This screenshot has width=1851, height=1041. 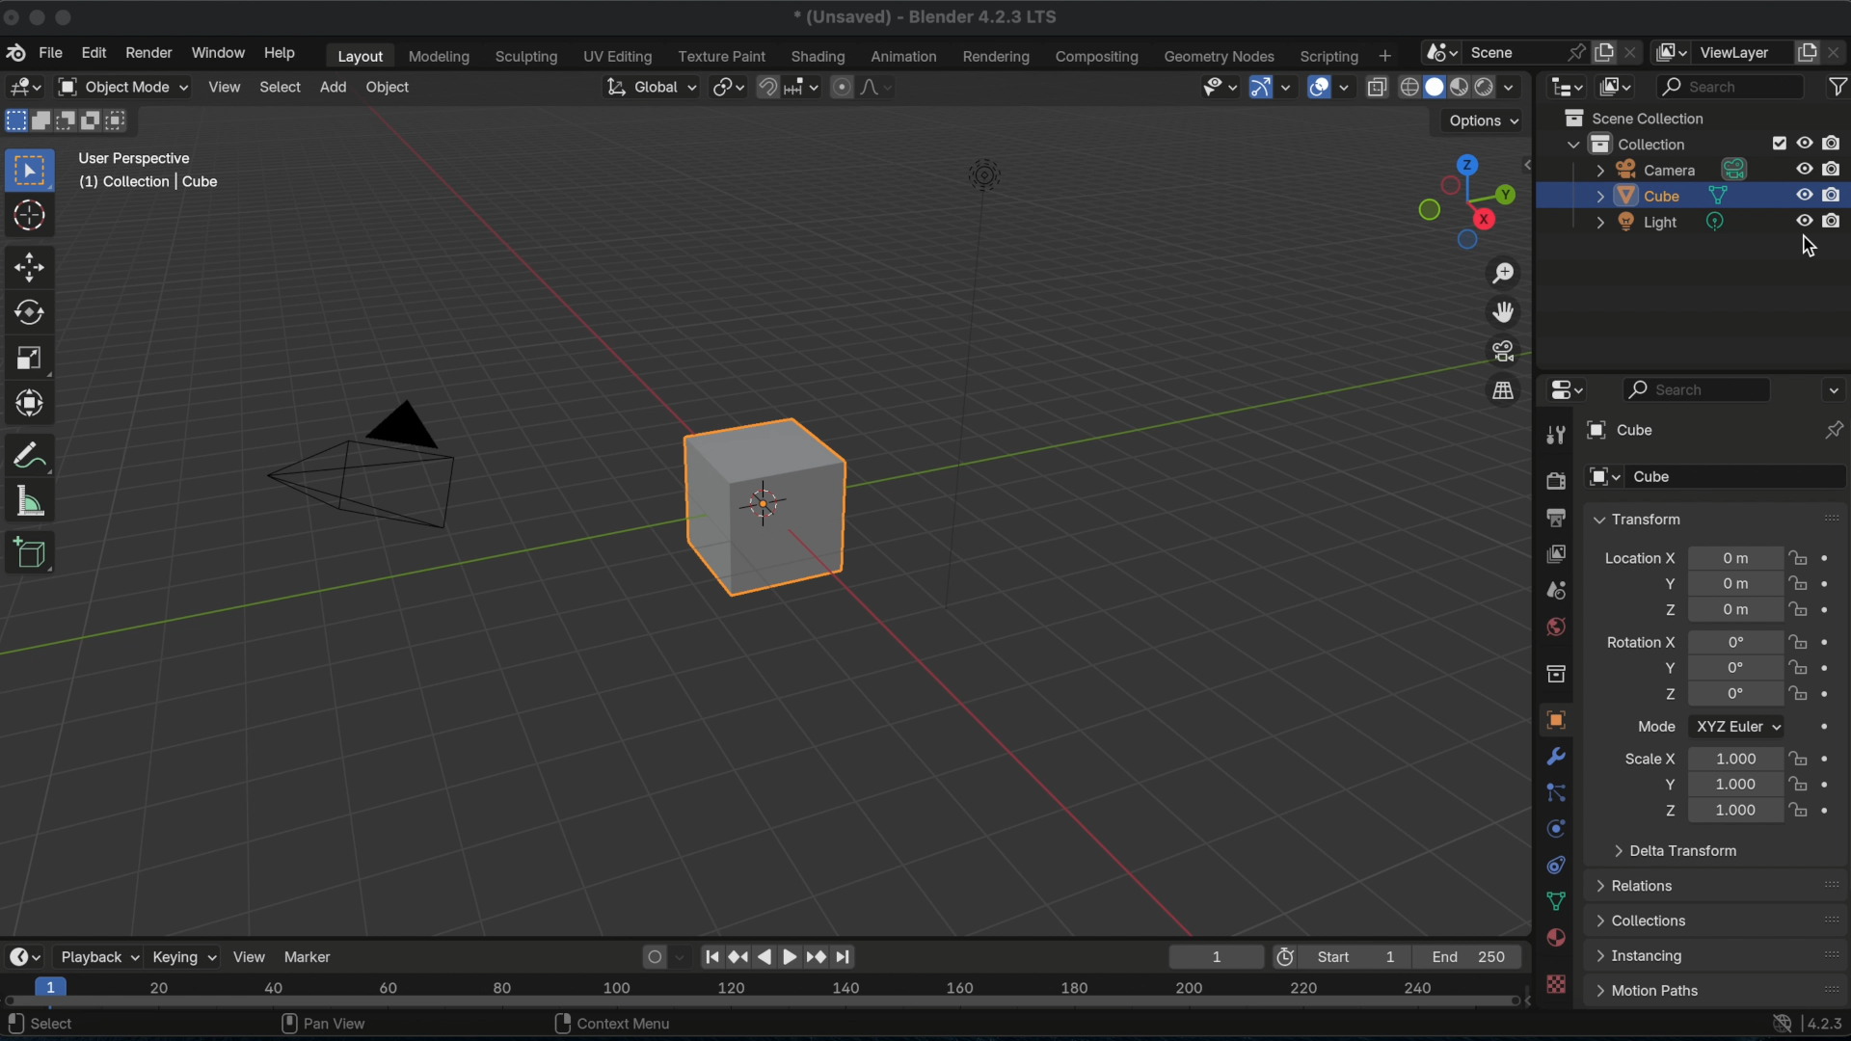 I want to click on file, so click(x=53, y=52).